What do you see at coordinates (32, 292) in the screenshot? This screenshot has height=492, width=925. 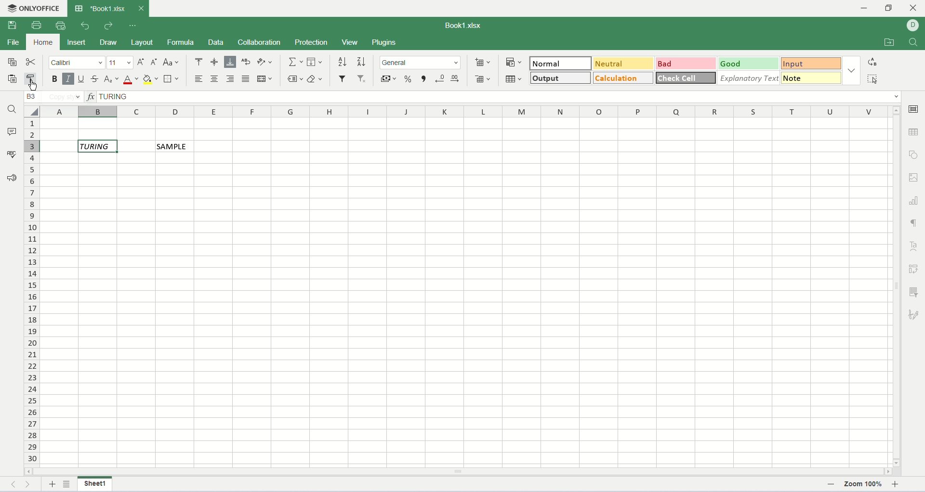 I see `row number` at bounding box center [32, 292].